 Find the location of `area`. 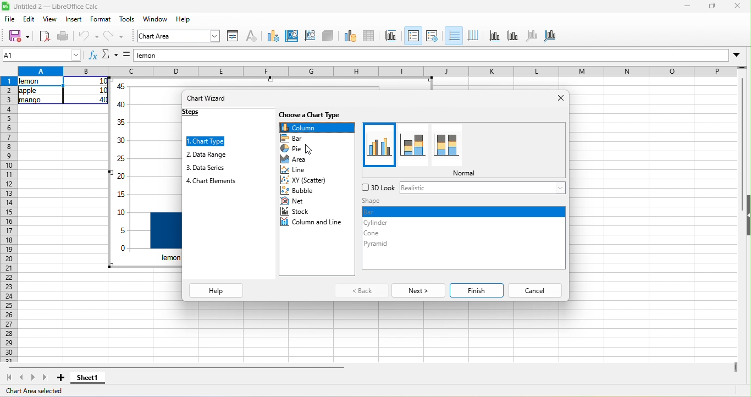

area is located at coordinates (299, 159).